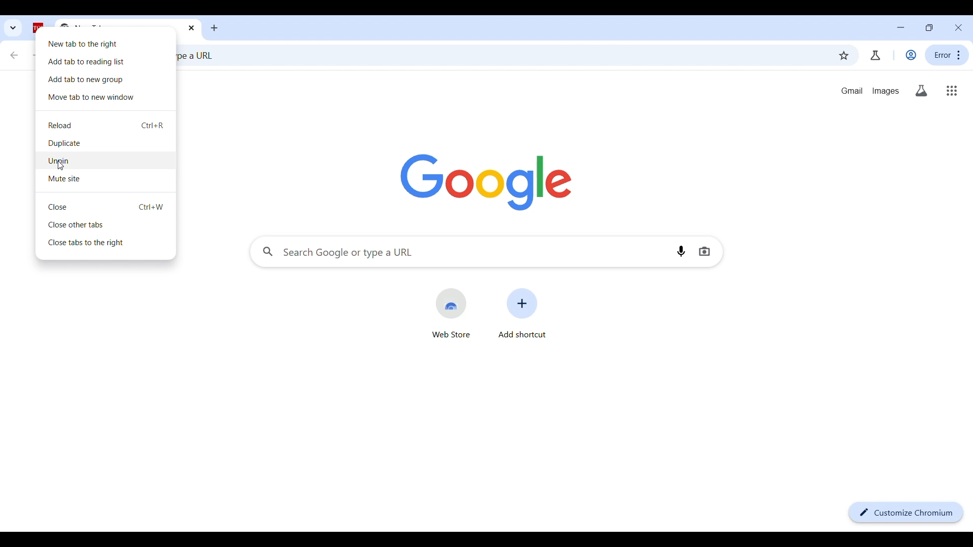 Image resolution: width=973 pixels, height=547 pixels. I want to click on Search Google search engine box, so click(461, 251).